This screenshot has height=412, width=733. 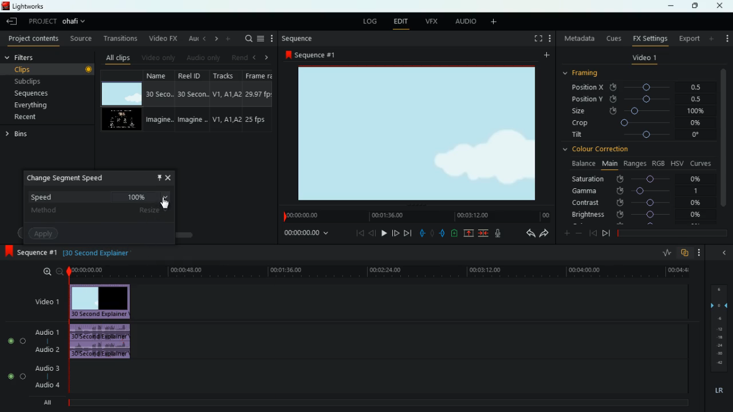 What do you see at coordinates (118, 38) in the screenshot?
I see `transitions` at bounding box center [118, 38].